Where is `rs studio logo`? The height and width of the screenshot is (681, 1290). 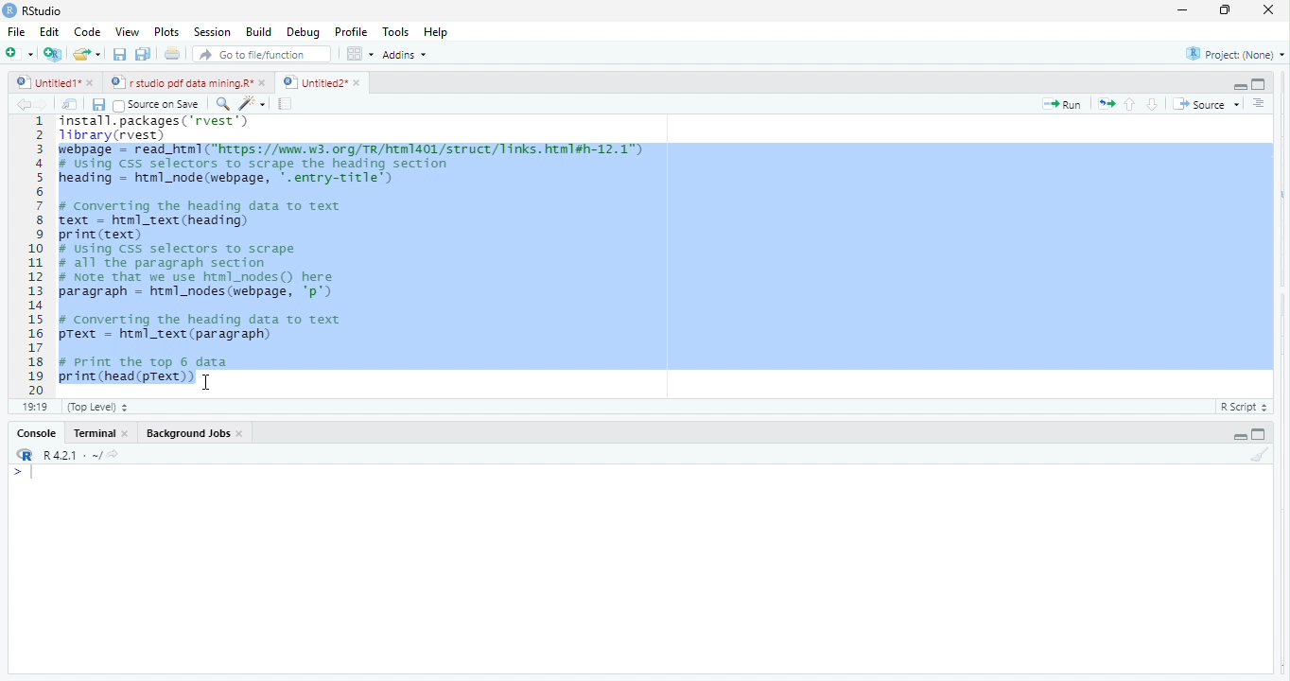
rs studio logo is located at coordinates (9, 9).